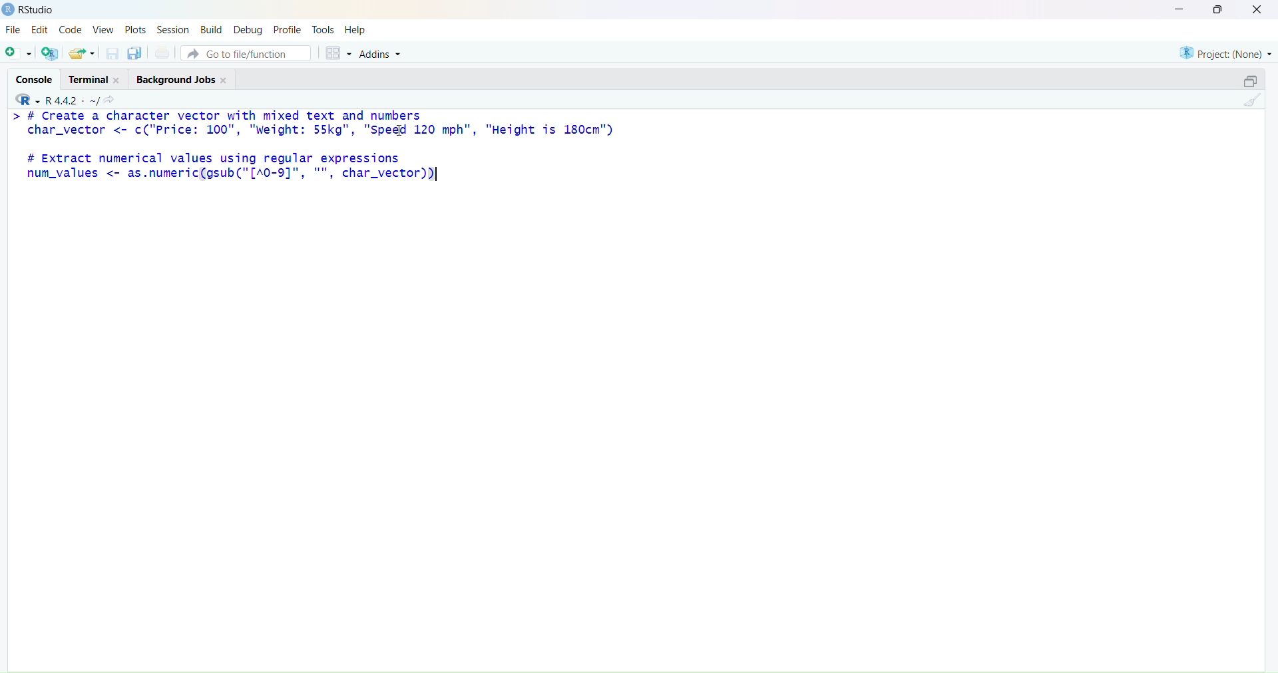 Image resolution: width=1278 pixels, height=673 pixels. I want to click on Save , so click(113, 53).